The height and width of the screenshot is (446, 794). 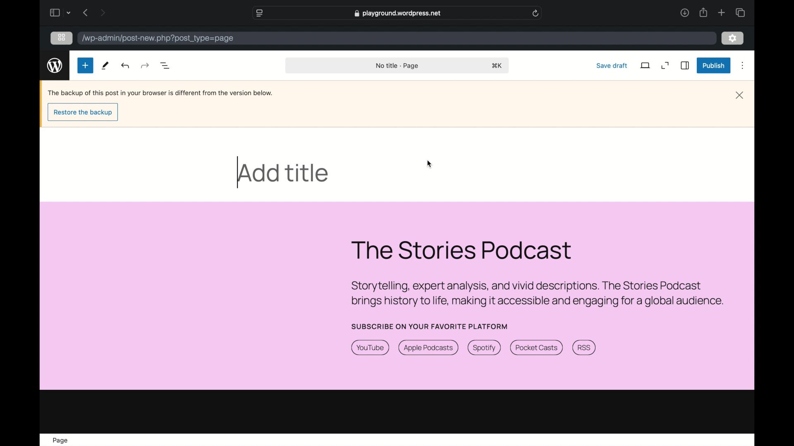 What do you see at coordinates (54, 12) in the screenshot?
I see `show sidebar` at bounding box center [54, 12].